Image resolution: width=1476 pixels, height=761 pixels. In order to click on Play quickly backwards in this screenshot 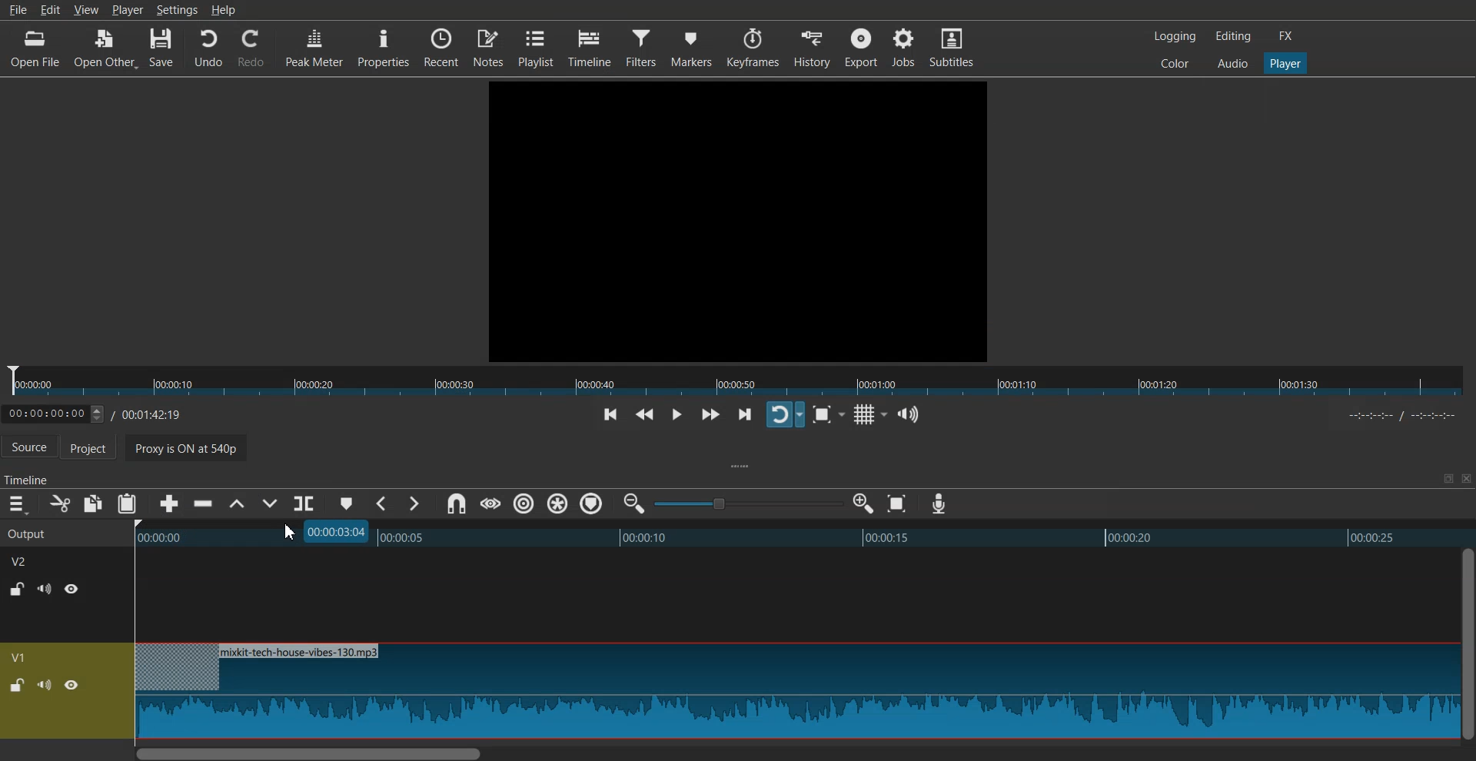, I will do `click(645, 416)`.